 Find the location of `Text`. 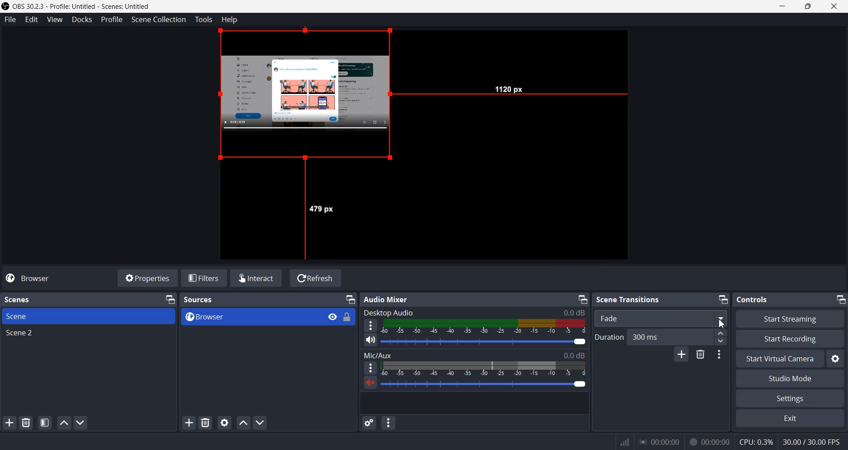

Text is located at coordinates (23, 299).